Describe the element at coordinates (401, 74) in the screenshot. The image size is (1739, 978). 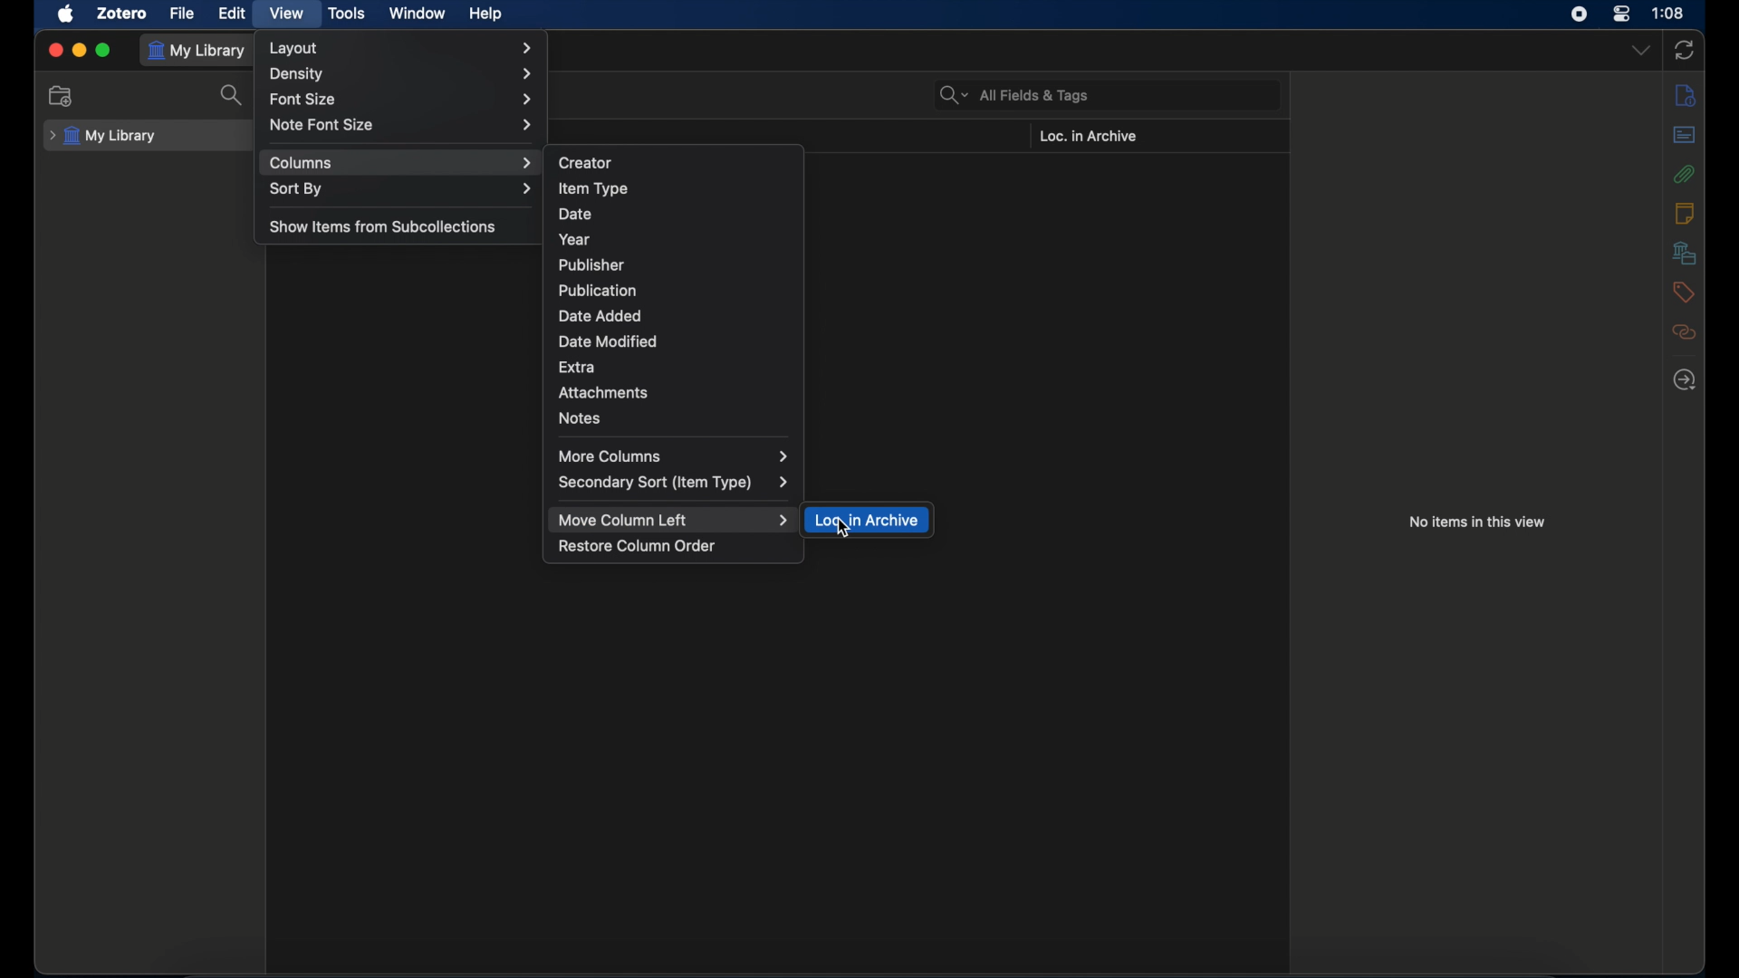
I see `density` at that location.